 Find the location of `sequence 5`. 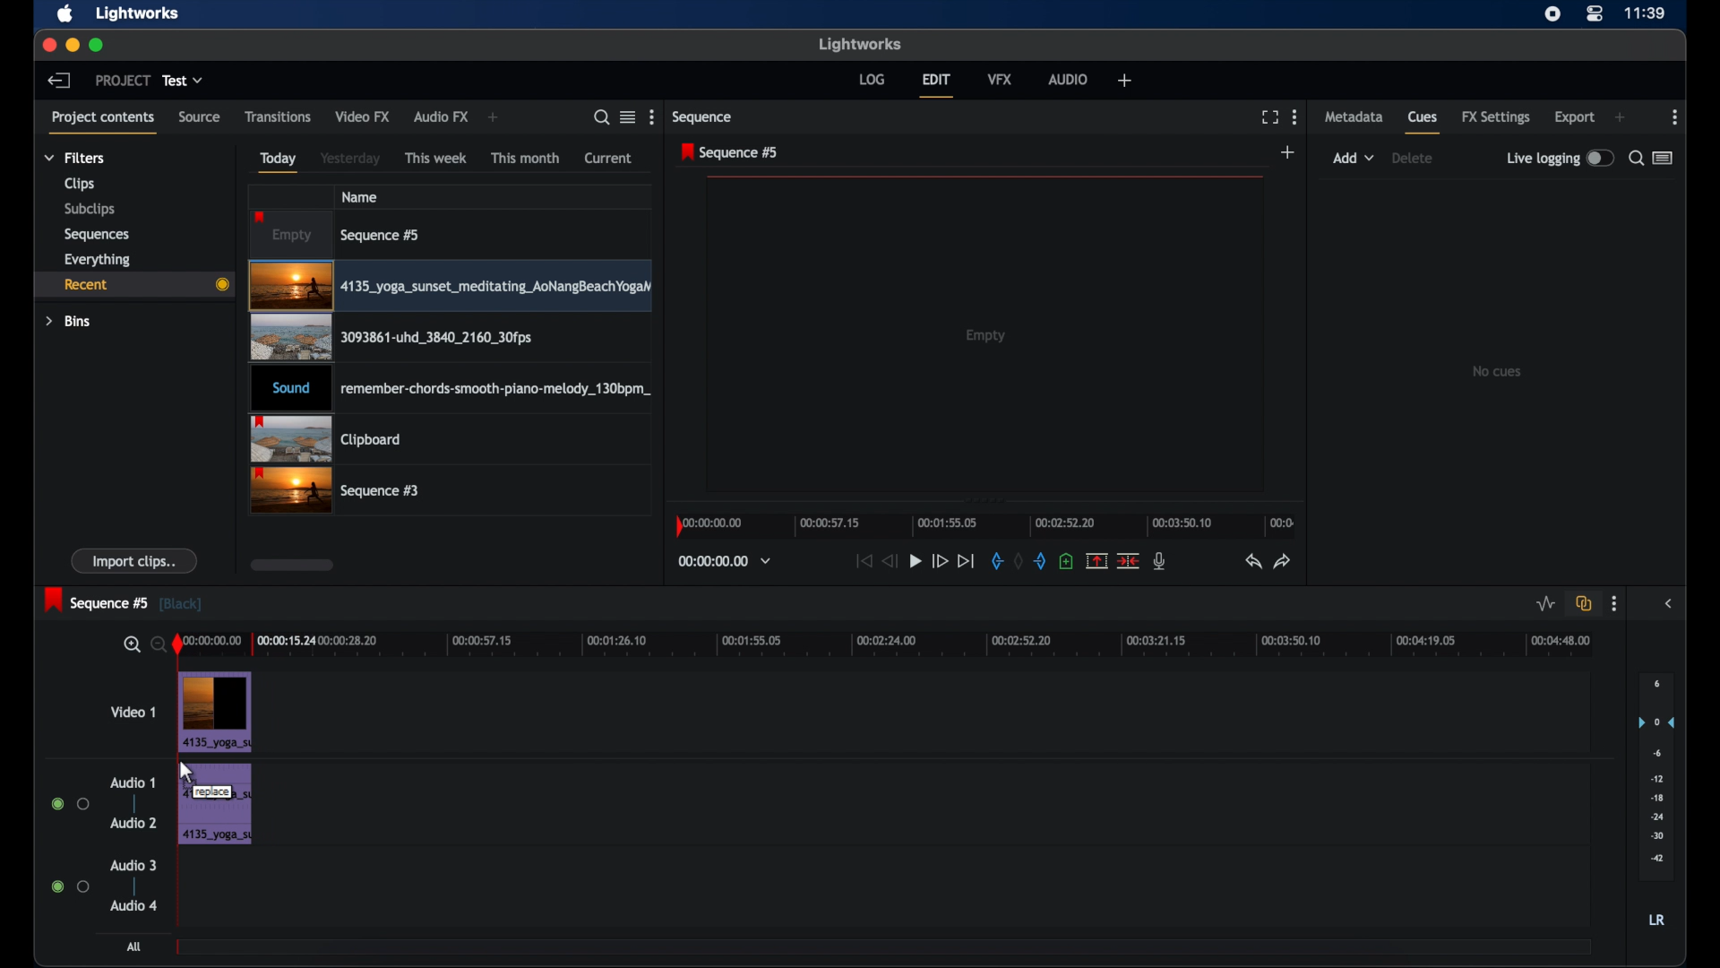

sequence 5 is located at coordinates (730, 152).